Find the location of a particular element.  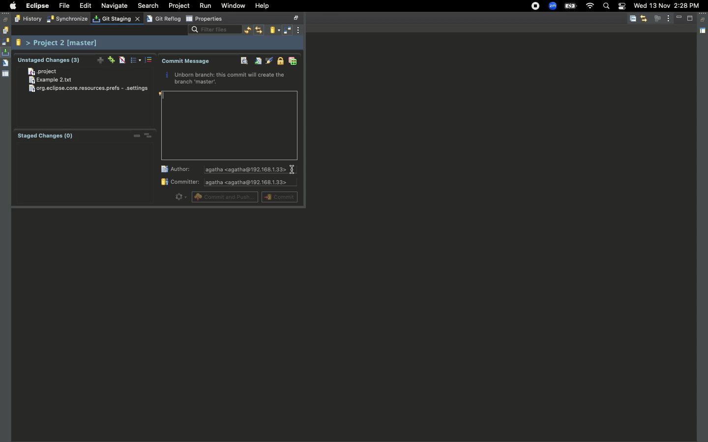

History is located at coordinates (5, 30).